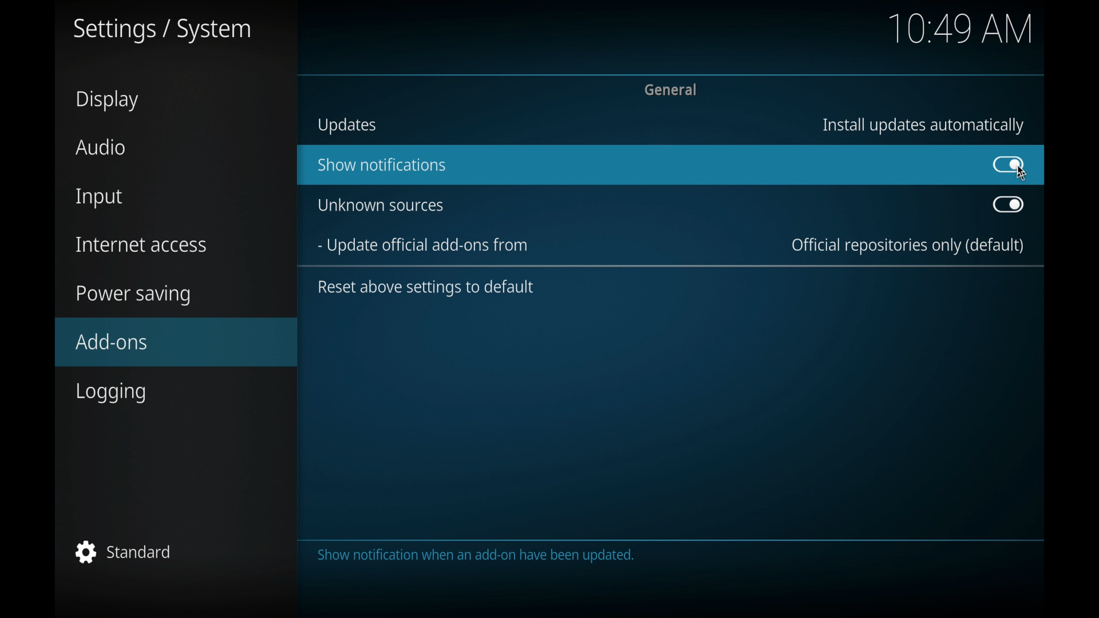  What do you see at coordinates (101, 148) in the screenshot?
I see `audio` at bounding box center [101, 148].